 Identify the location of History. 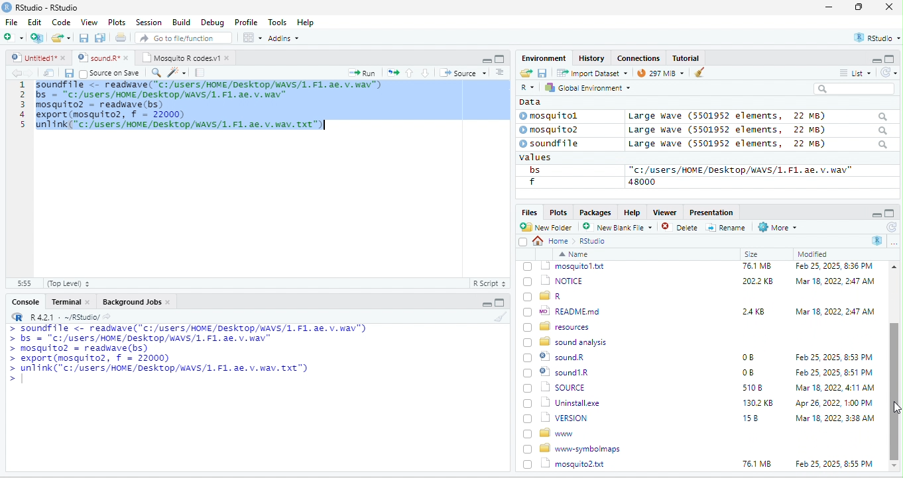
(592, 58).